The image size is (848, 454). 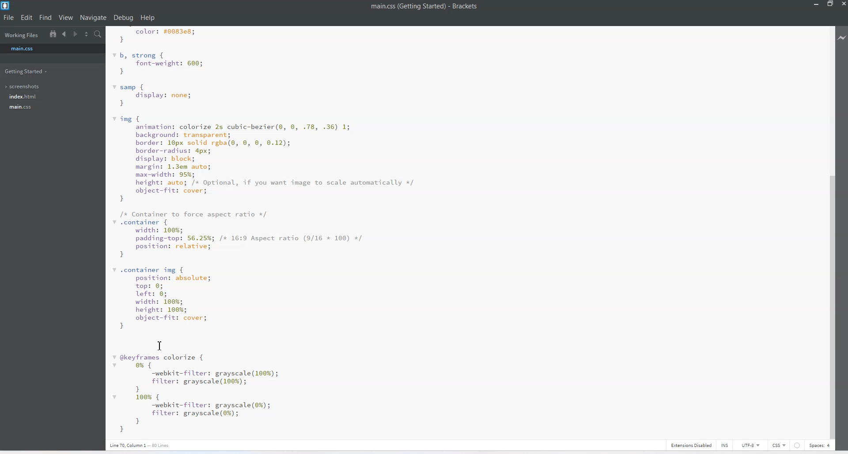 I want to click on Extensions Disabled, so click(x=690, y=445).